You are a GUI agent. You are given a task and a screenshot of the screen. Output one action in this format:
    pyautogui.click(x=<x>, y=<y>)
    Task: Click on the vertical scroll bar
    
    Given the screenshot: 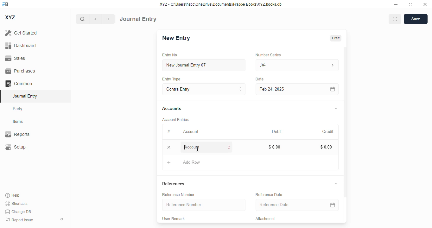 What is the action you would take?
    pyautogui.click(x=345, y=135)
    